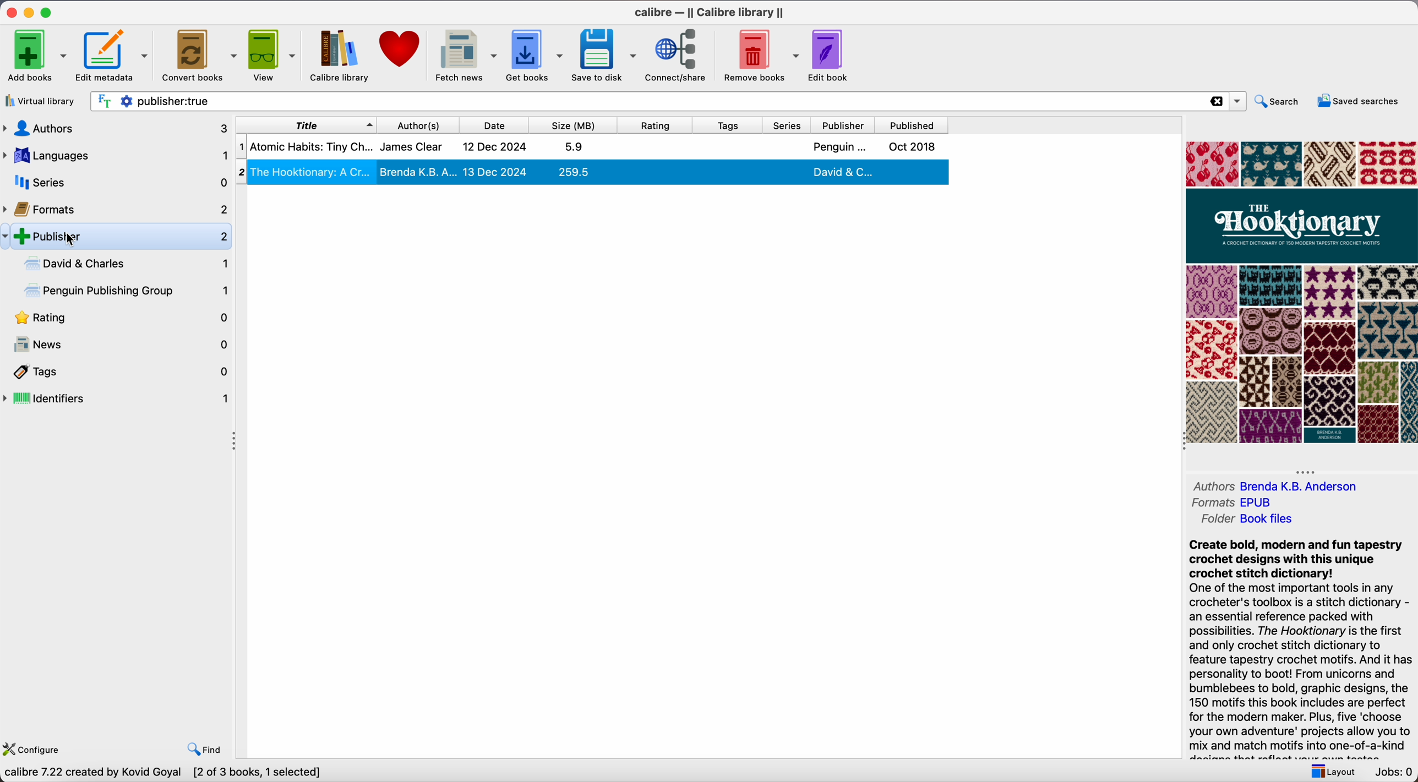 The height and width of the screenshot is (782, 1418). What do you see at coordinates (679, 56) in the screenshot?
I see `connect/share` at bounding box center [679, 56].